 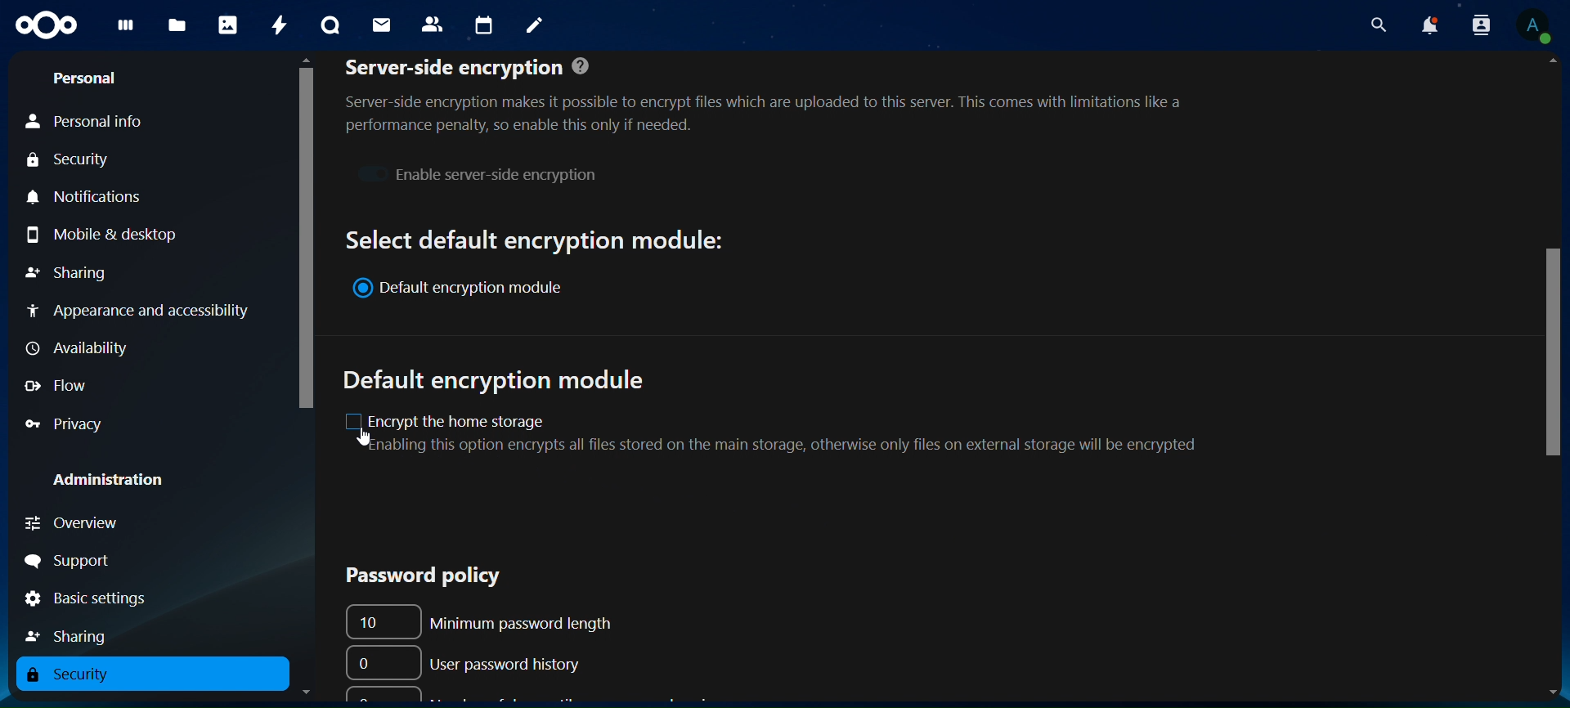 What do you see at coordinates (279, 25) in the screenshot?
I see `activity` at bounding box center [279, 25].